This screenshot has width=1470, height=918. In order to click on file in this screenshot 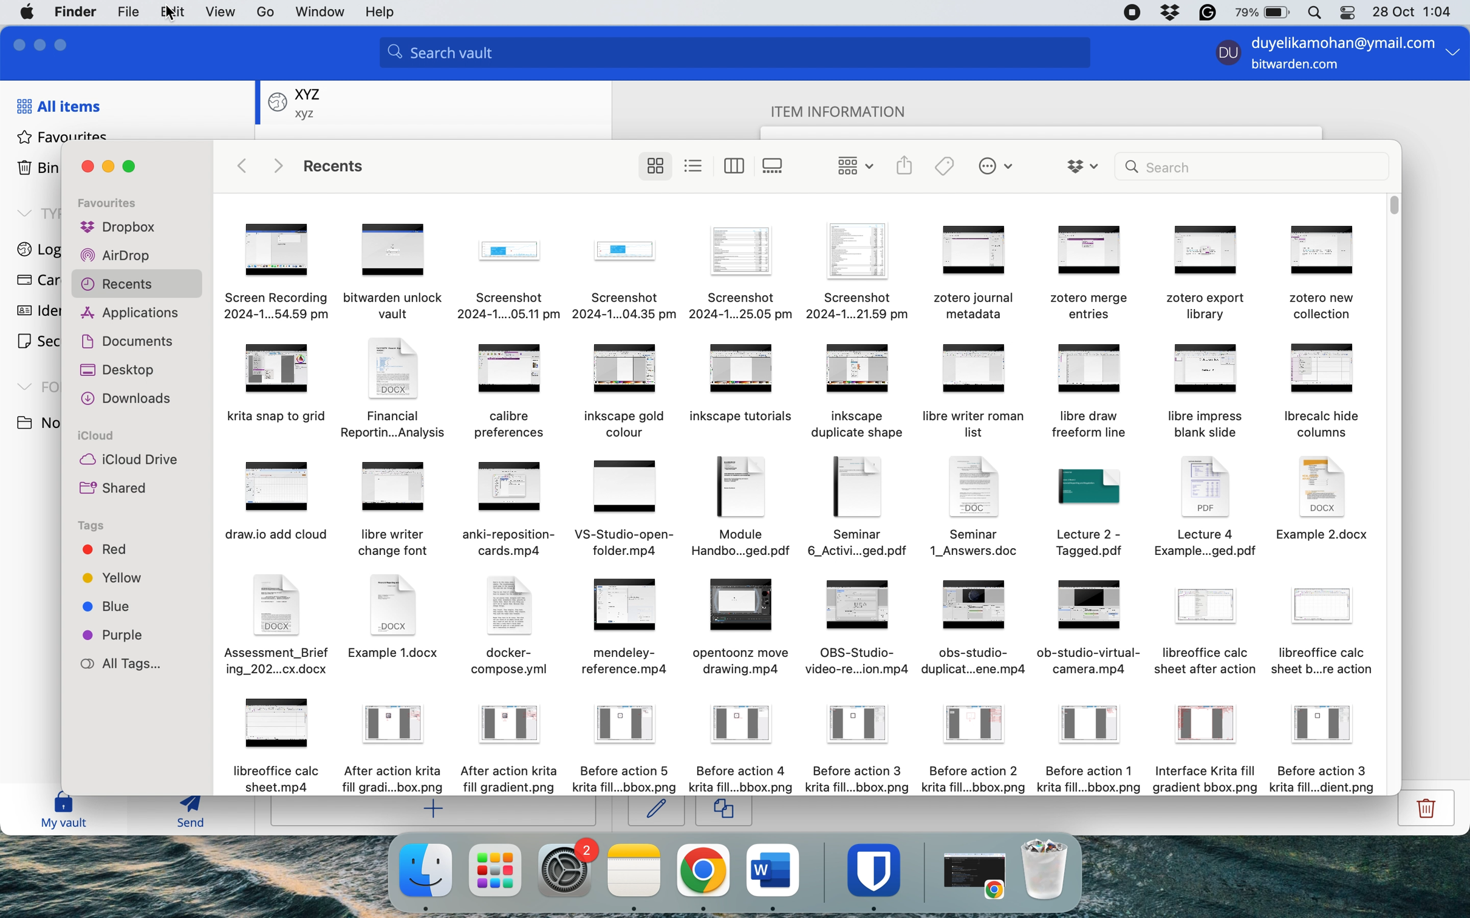, I will do `click(126, 13)`.